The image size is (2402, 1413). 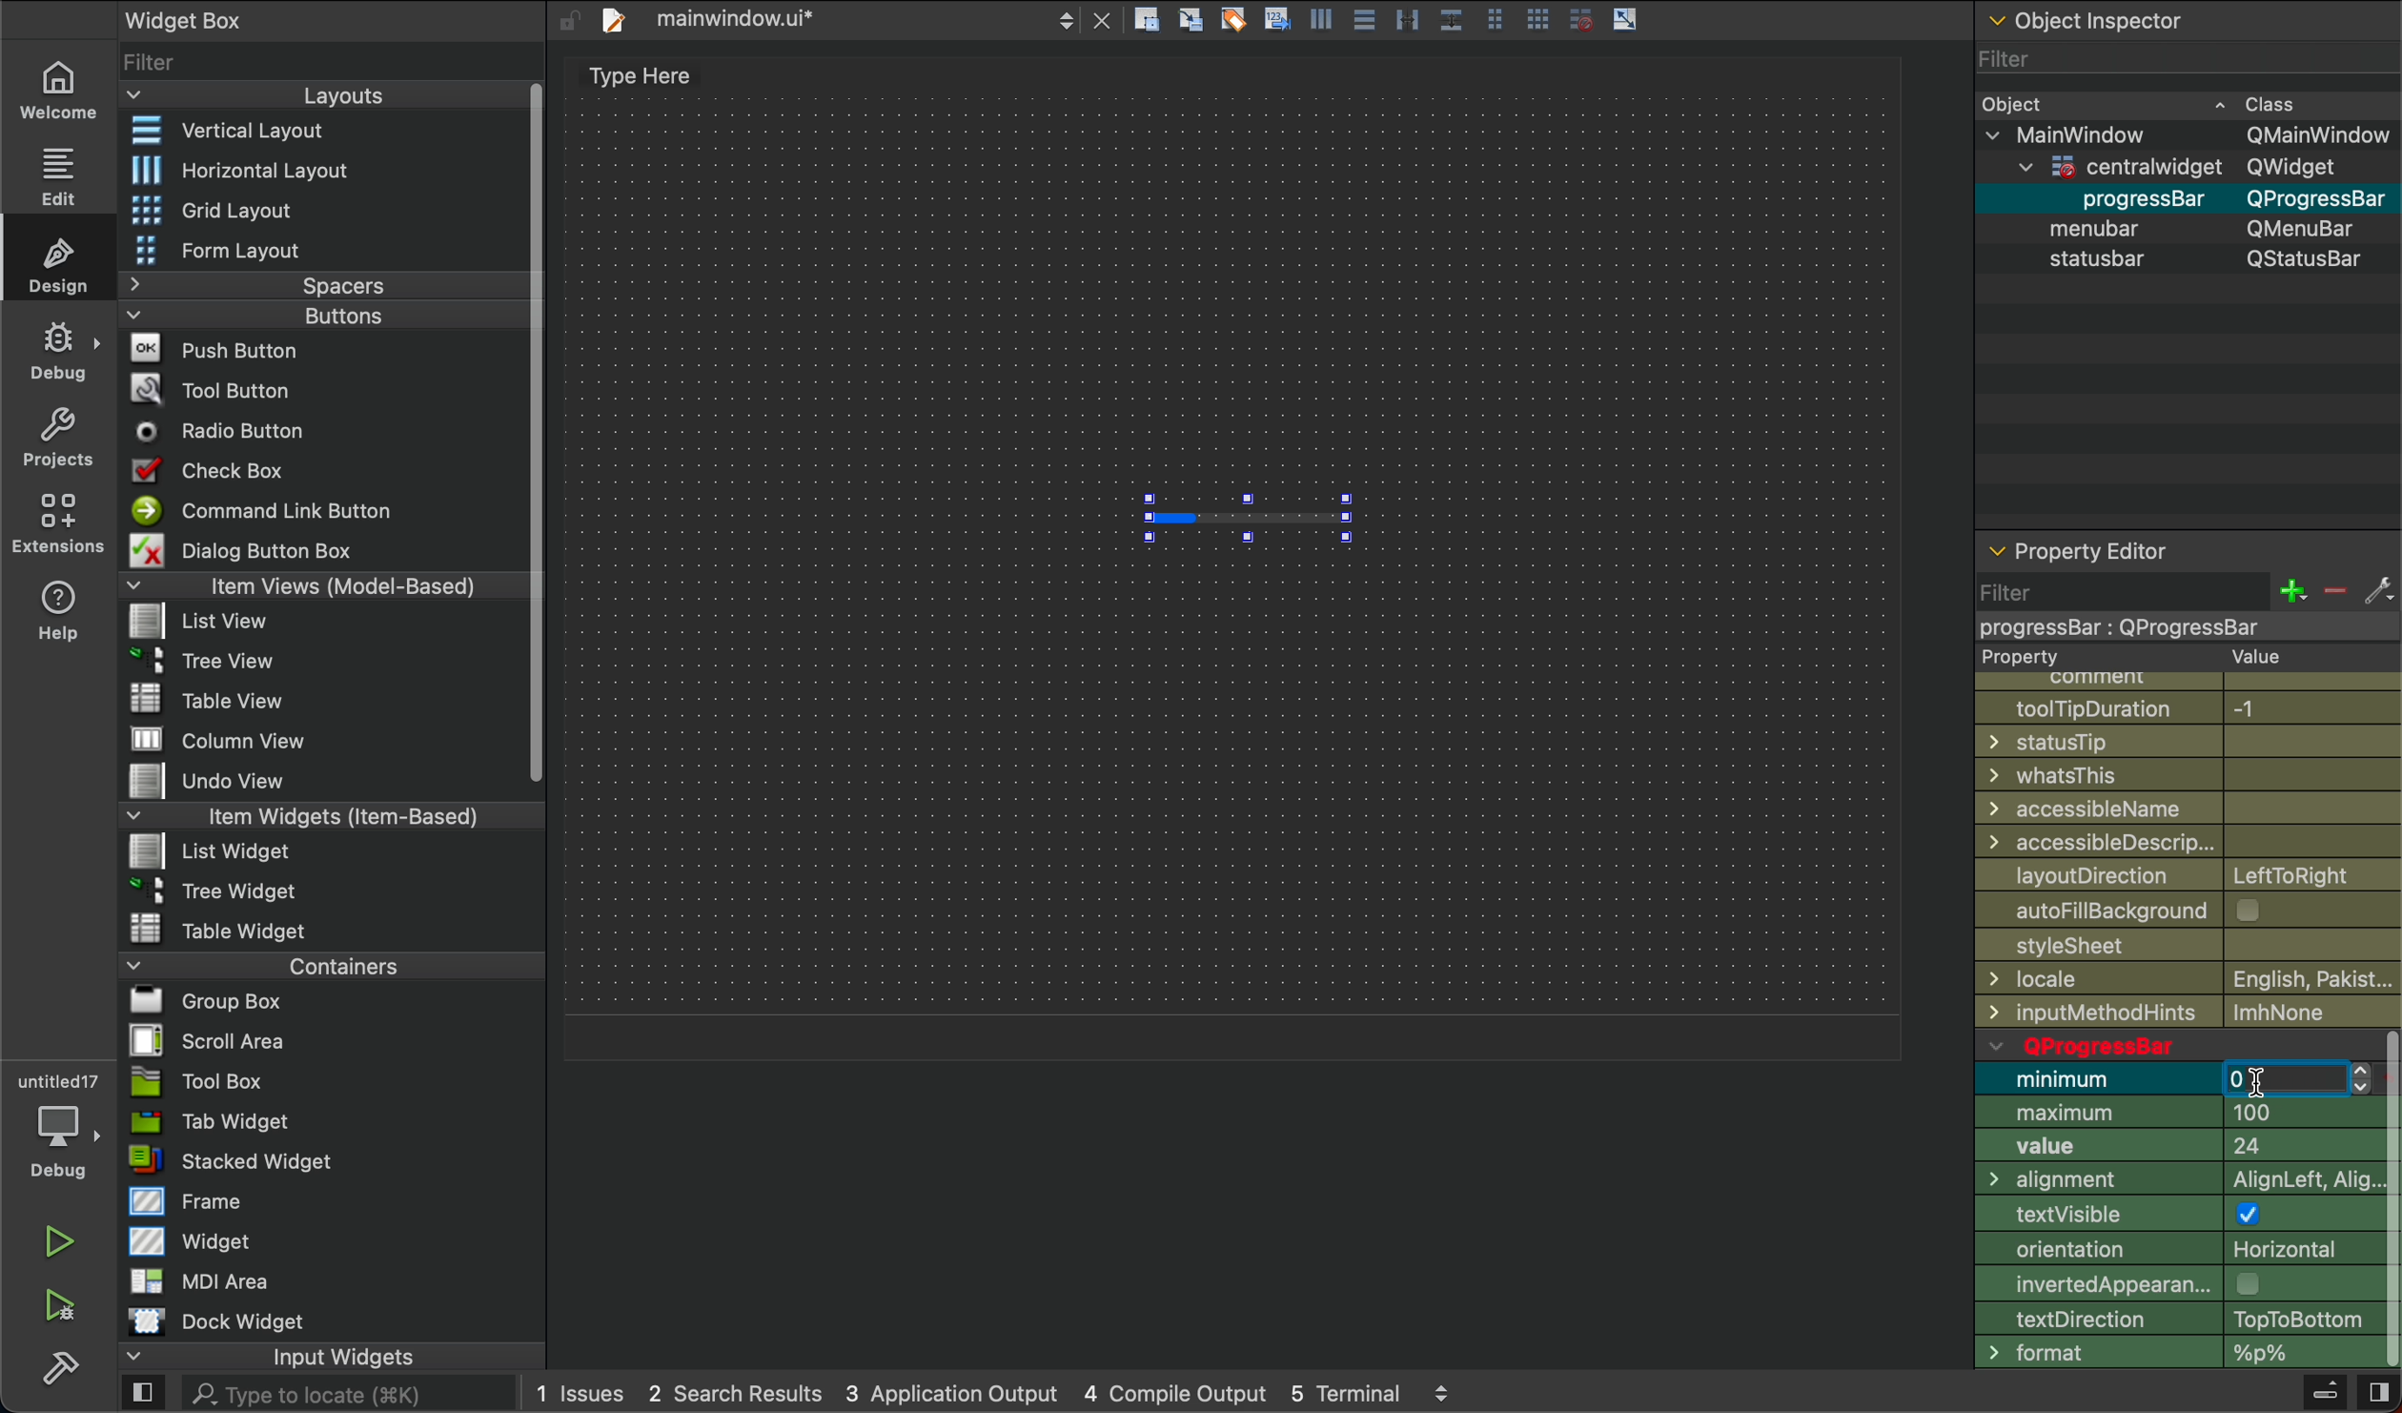 What do you see at coordinates (223, 741) in the screenshot?
I see `File` at bounding box center [223, 741].